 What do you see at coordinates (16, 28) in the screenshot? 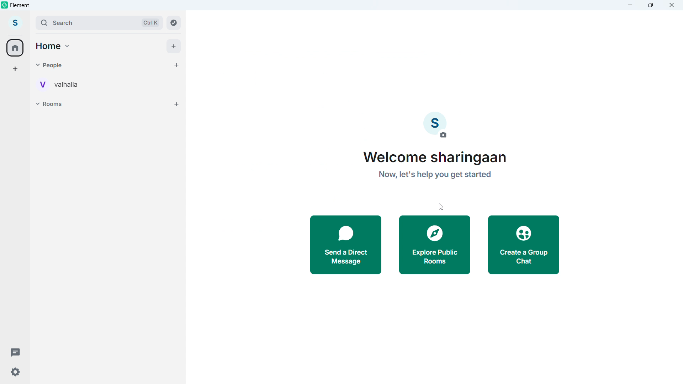
I see `cursor ` at bounding box center [16, 28].